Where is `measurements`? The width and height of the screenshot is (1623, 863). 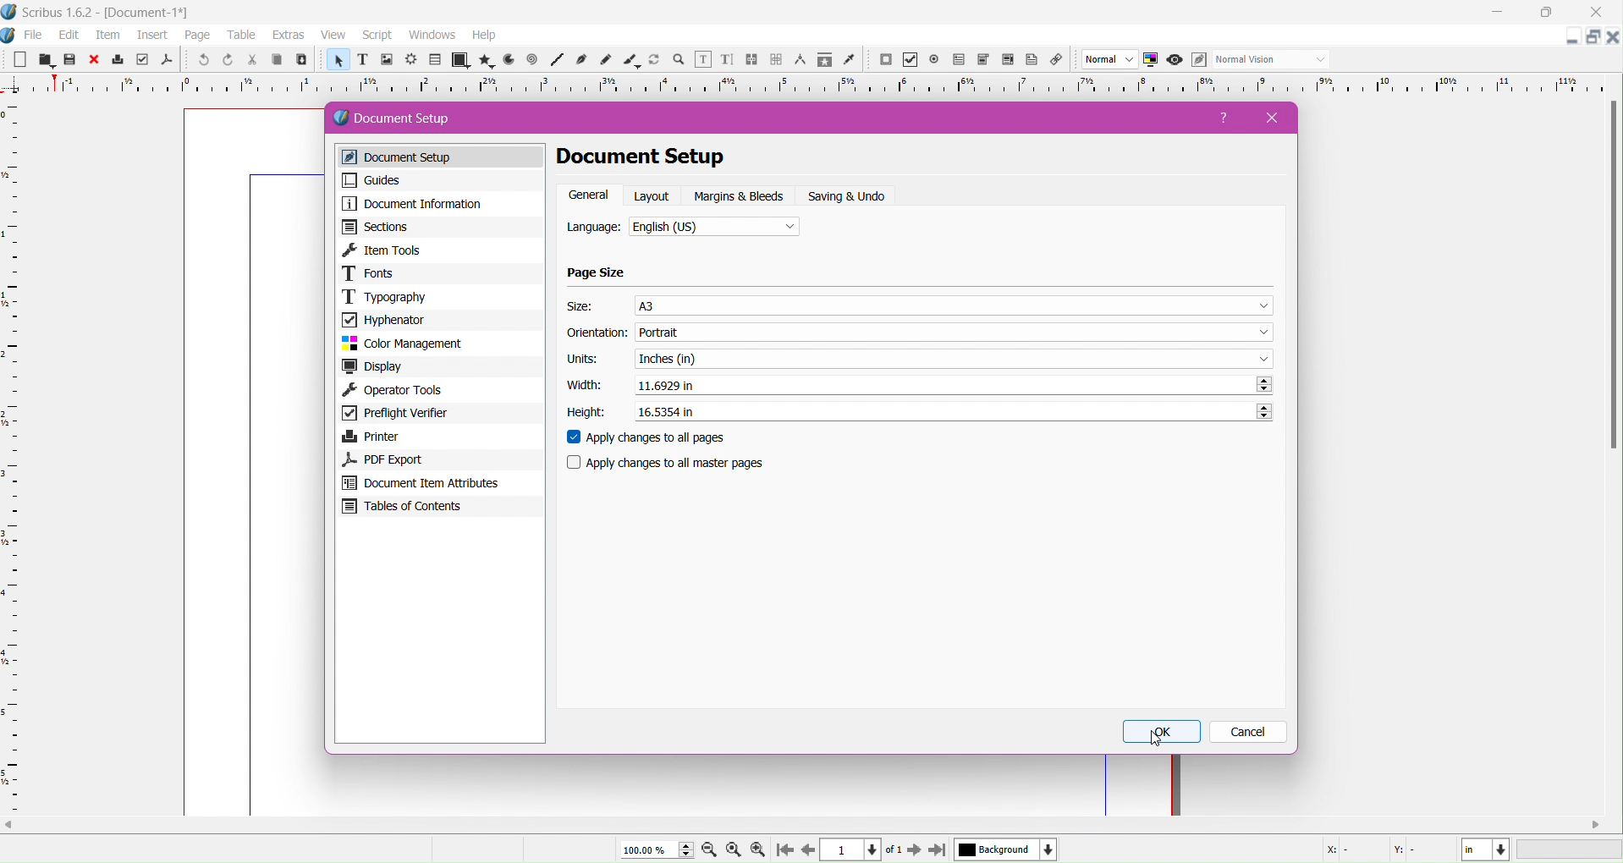 measurements is located at coordinates (800, 61).